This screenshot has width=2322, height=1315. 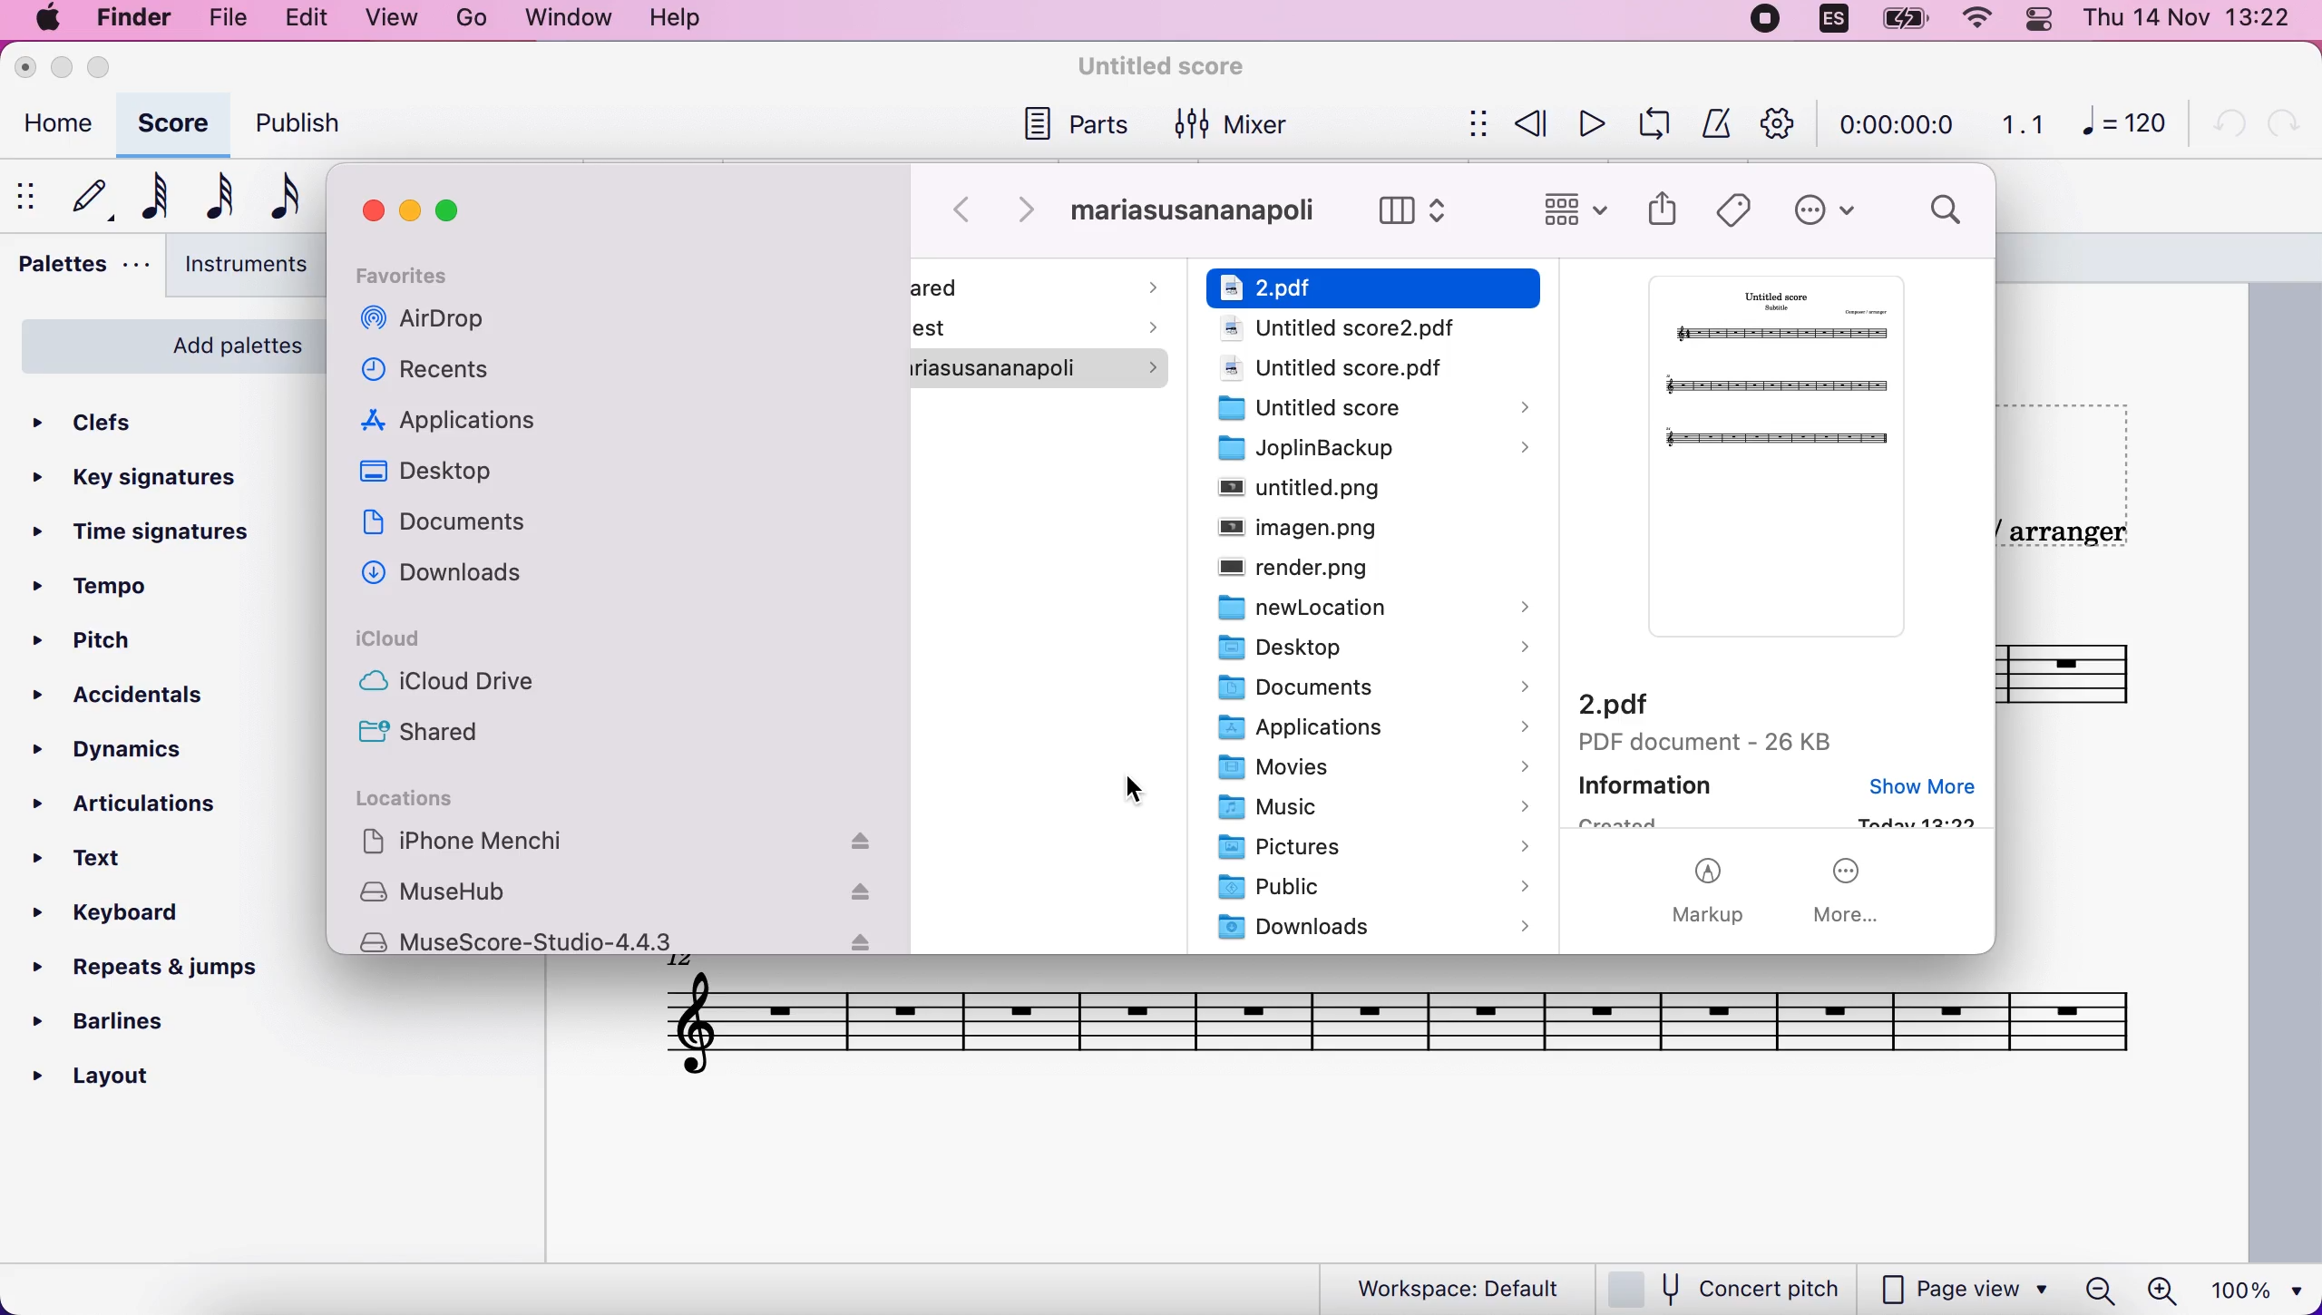 I want to click on 64th note, so click(x=151, y=199).